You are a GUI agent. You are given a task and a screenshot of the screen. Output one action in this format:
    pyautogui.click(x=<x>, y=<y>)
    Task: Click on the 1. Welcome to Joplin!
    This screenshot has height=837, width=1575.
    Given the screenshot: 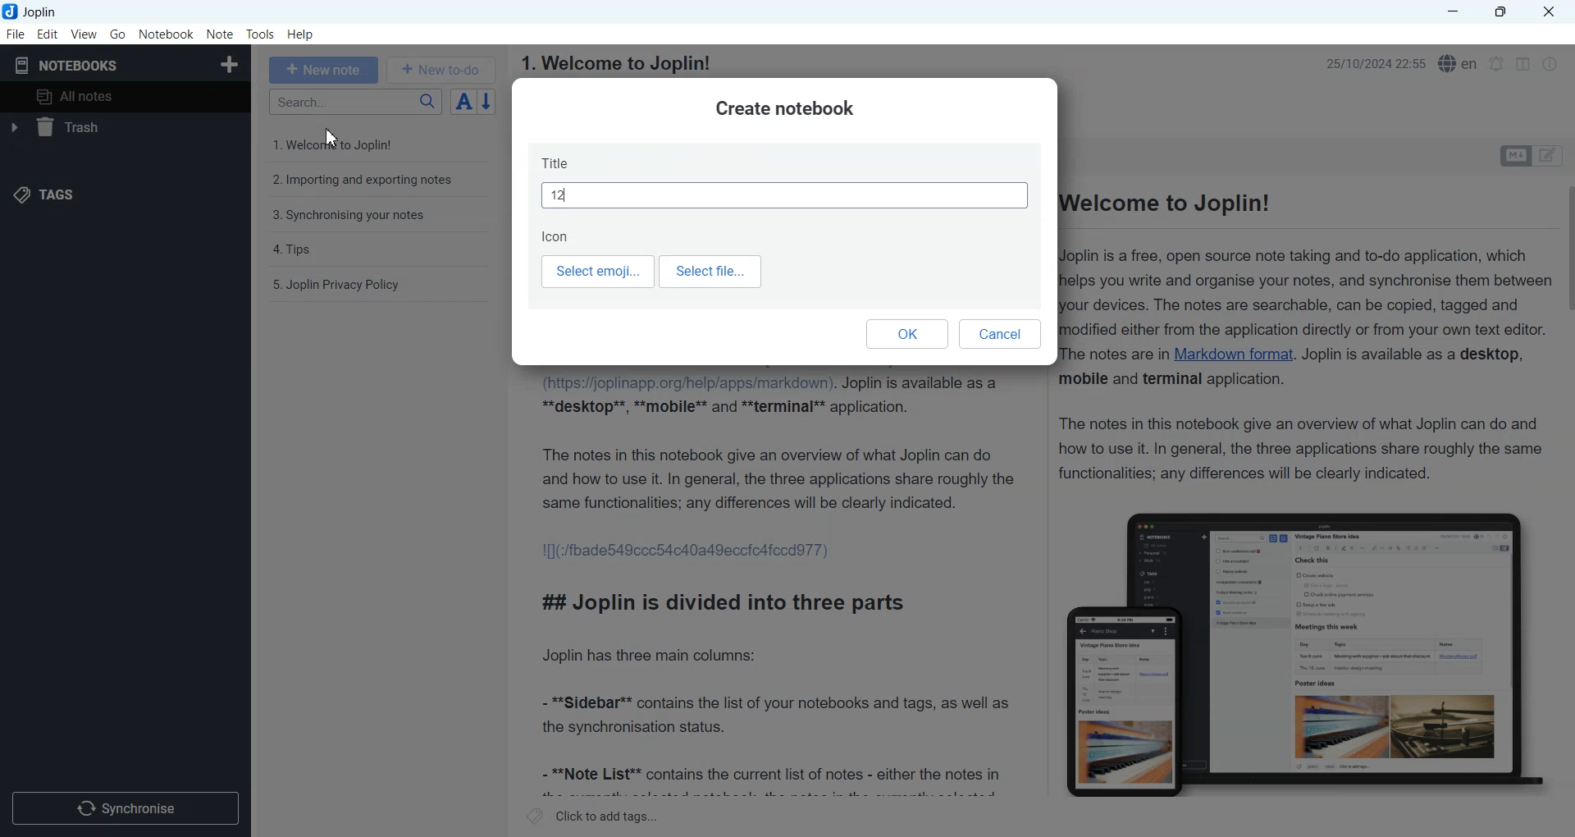 What is the action you would take?
    pyautogui.click(x=614, y=63)
    